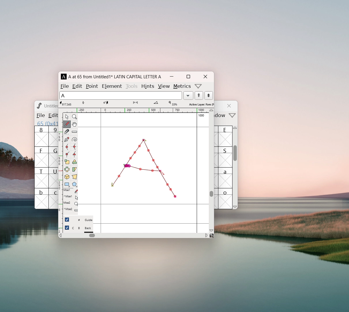 This screenshot has width=349, height=312. Describe the element at coordinates (67, 185) in the screenshot. I see `rectangle or ellipse` at that location.